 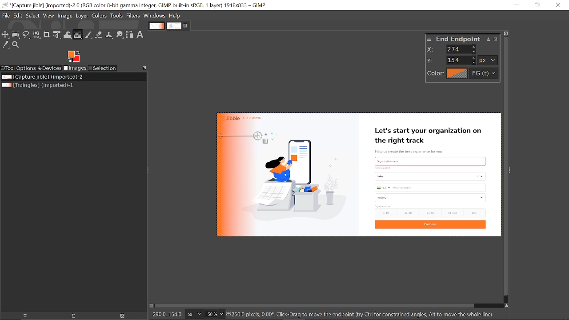 I want to click on X values, so click(x=462, y=49).